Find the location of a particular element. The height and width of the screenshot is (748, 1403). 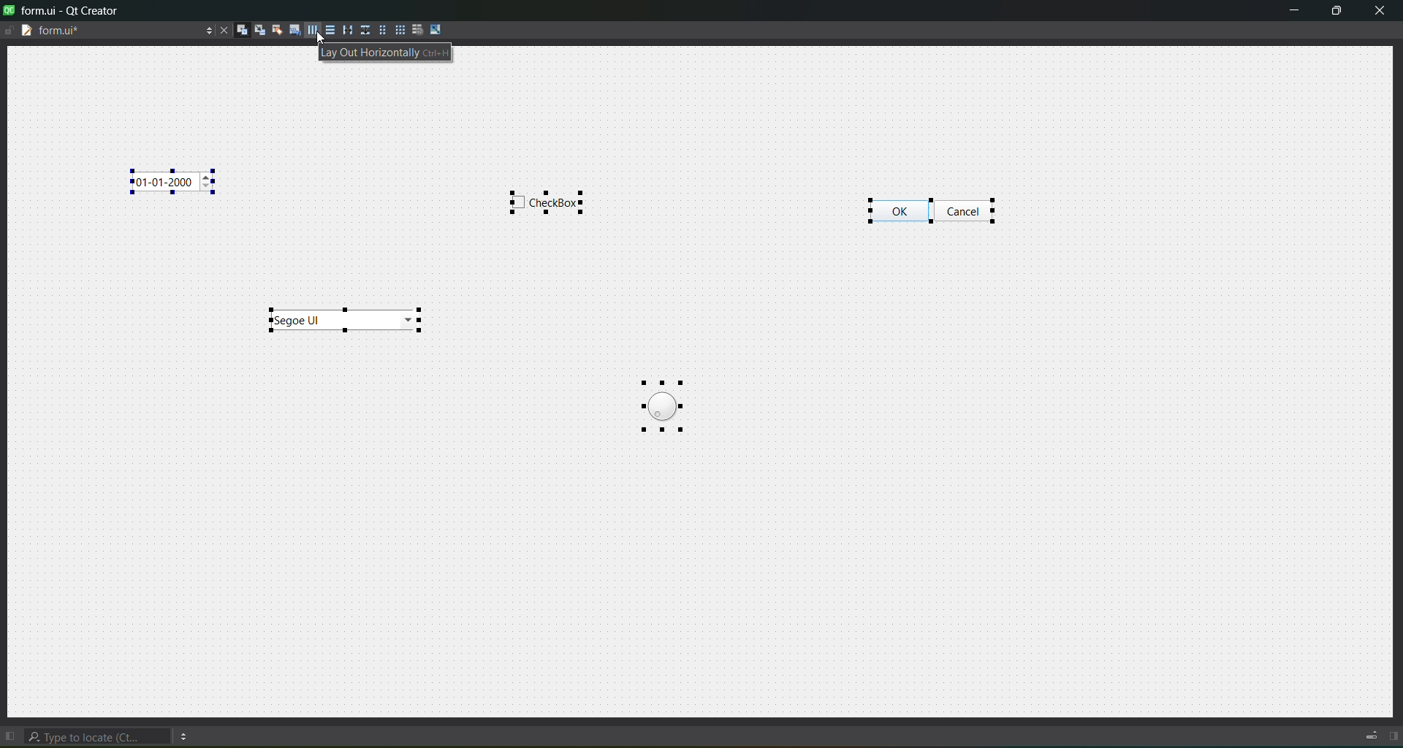

tab orders is located at coordinates (291, 30).